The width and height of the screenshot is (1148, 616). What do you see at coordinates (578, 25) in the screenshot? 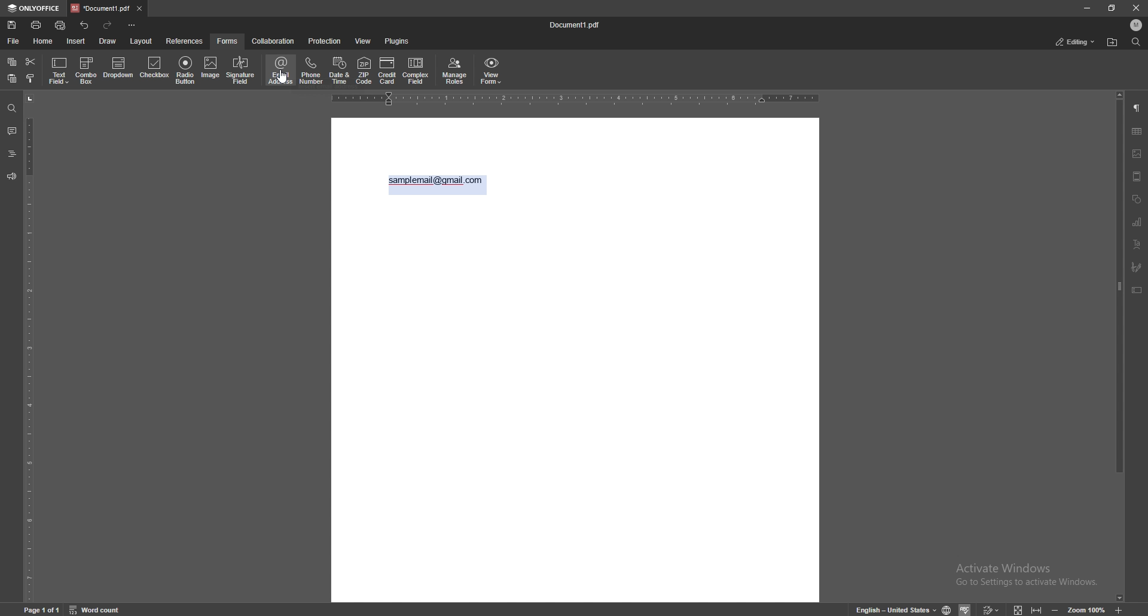
I see `file name` at bounding box center [578, 25].